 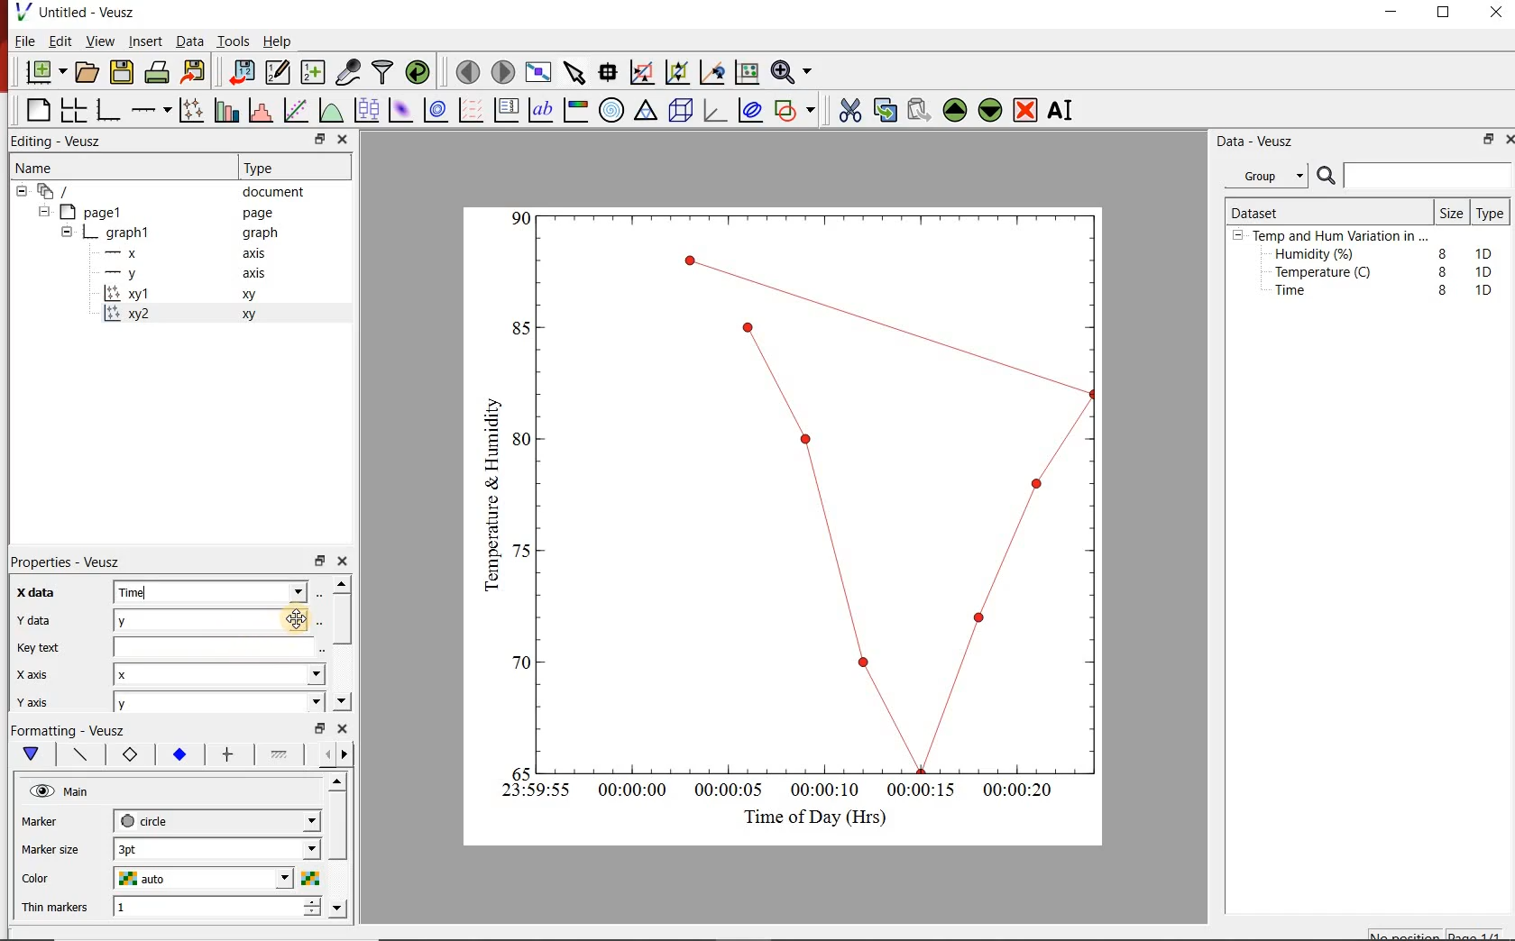 What do you see at coordinates (148, 705) in the screenshot?
I see `y` at bounding box center [148, 705].